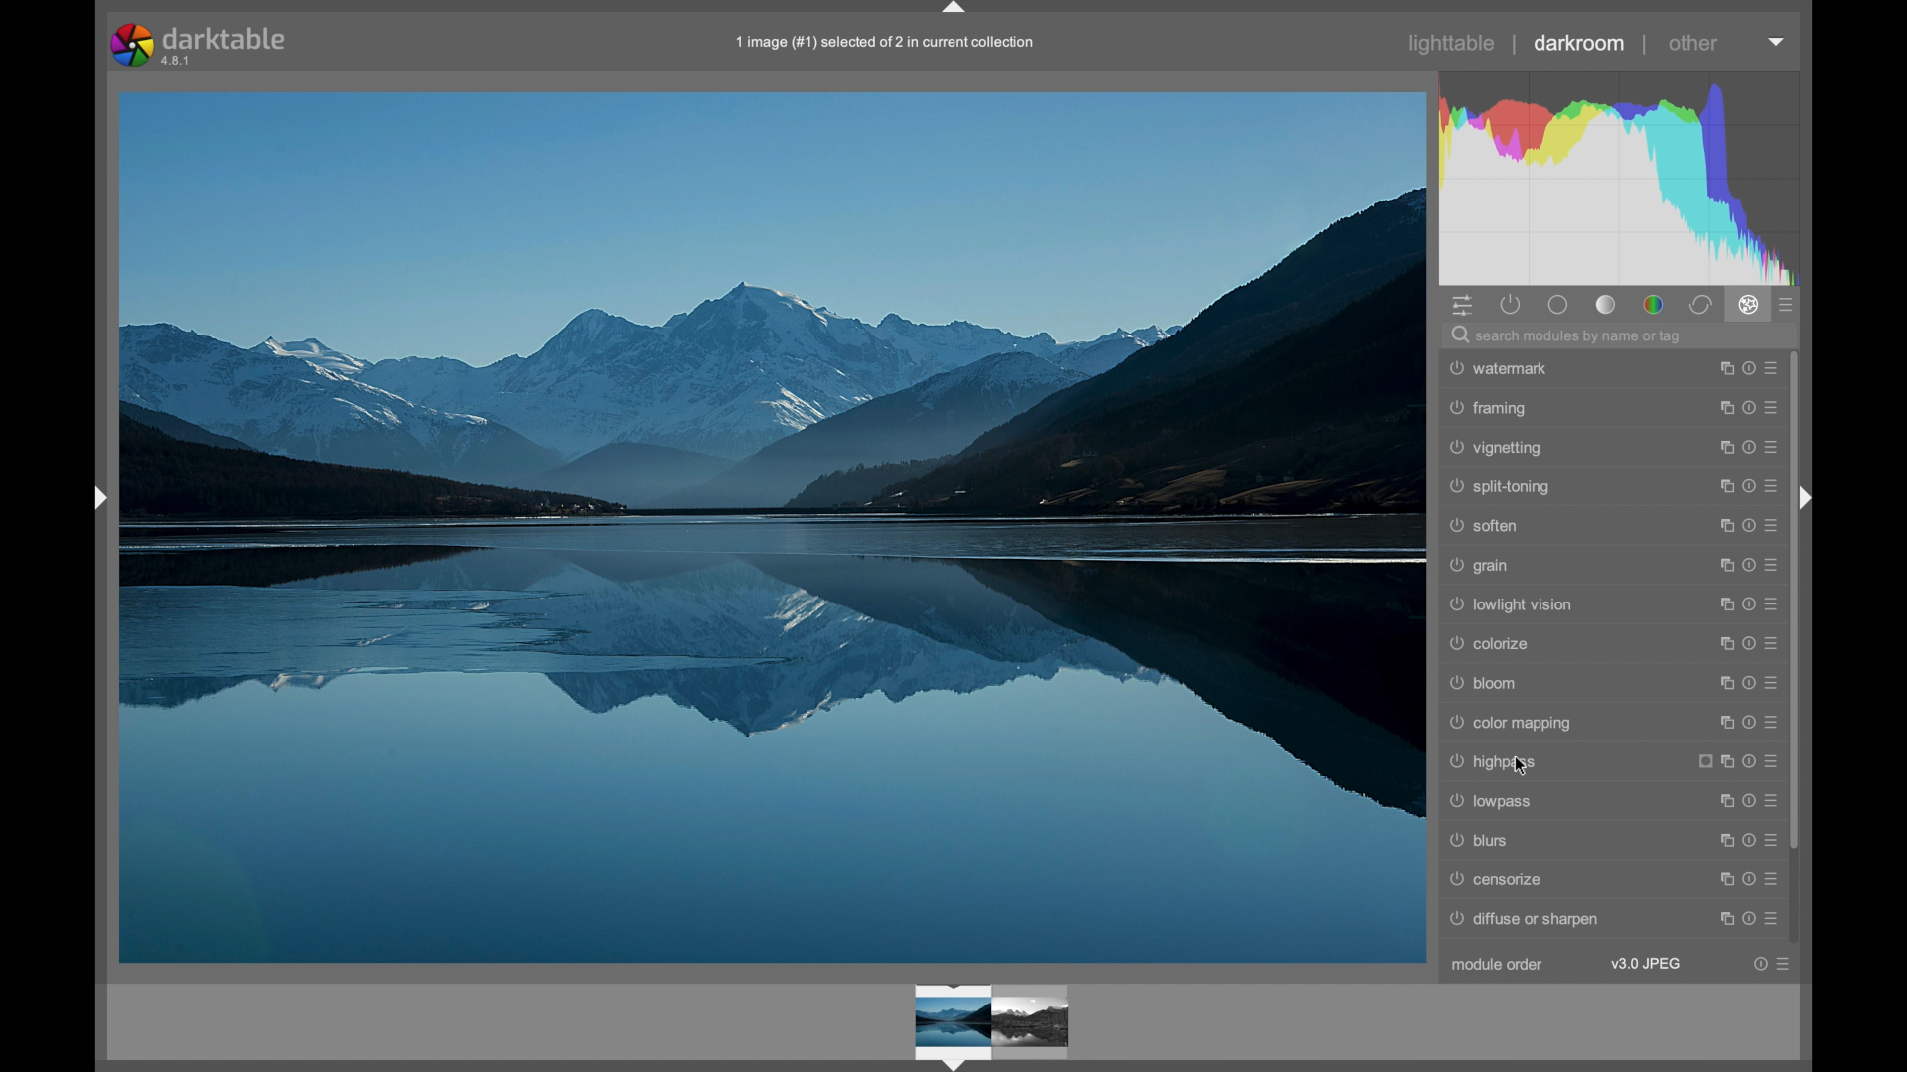  I want to click on diffuse or sharpen, so click(1527, 920).